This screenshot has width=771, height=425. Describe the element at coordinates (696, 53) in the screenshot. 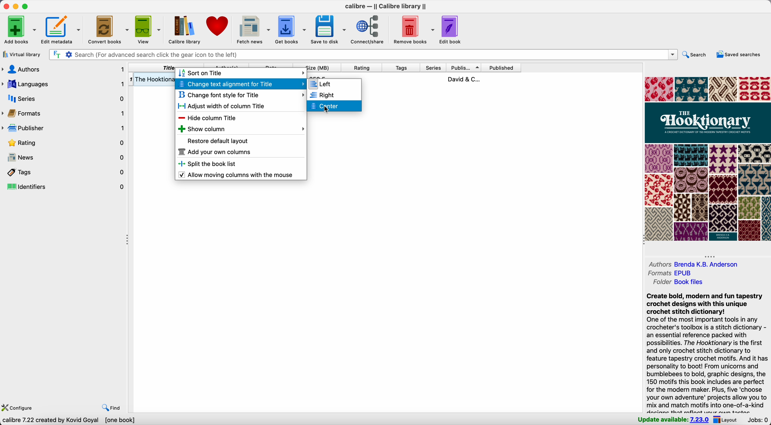

I see `search` at that location.